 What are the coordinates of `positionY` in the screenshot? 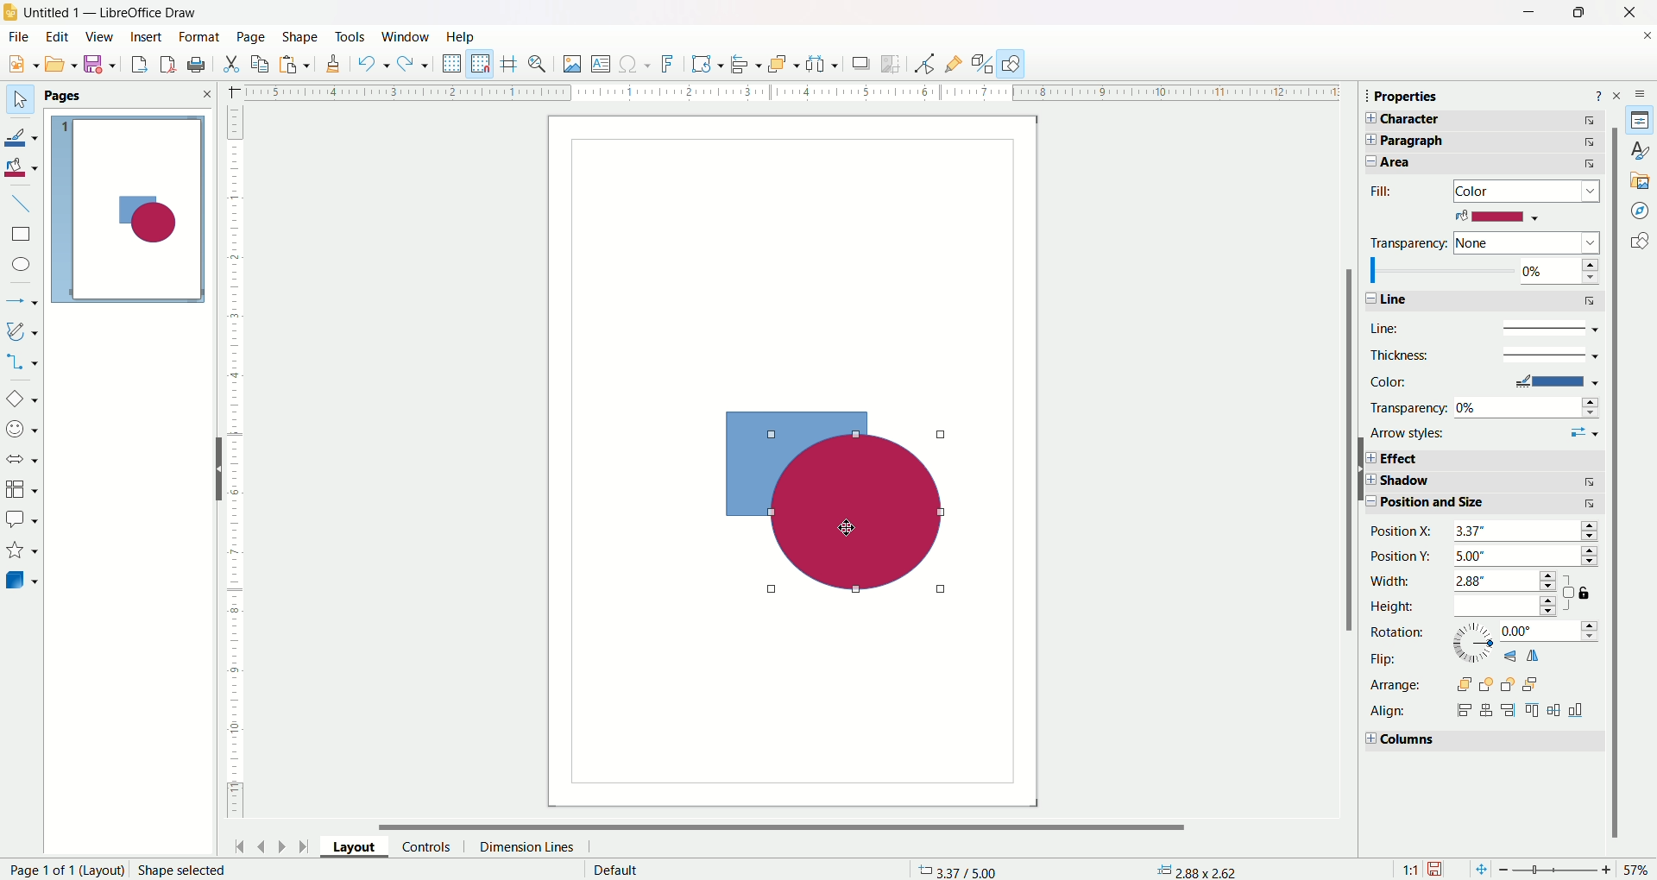 It's located at (1487, 557).